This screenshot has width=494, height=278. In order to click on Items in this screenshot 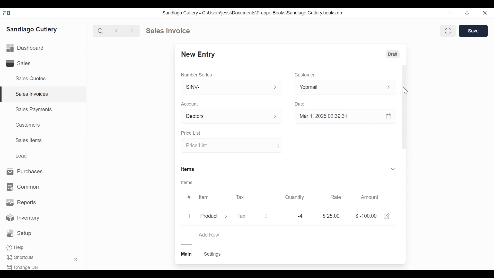, I will do `click(289, 169)`.